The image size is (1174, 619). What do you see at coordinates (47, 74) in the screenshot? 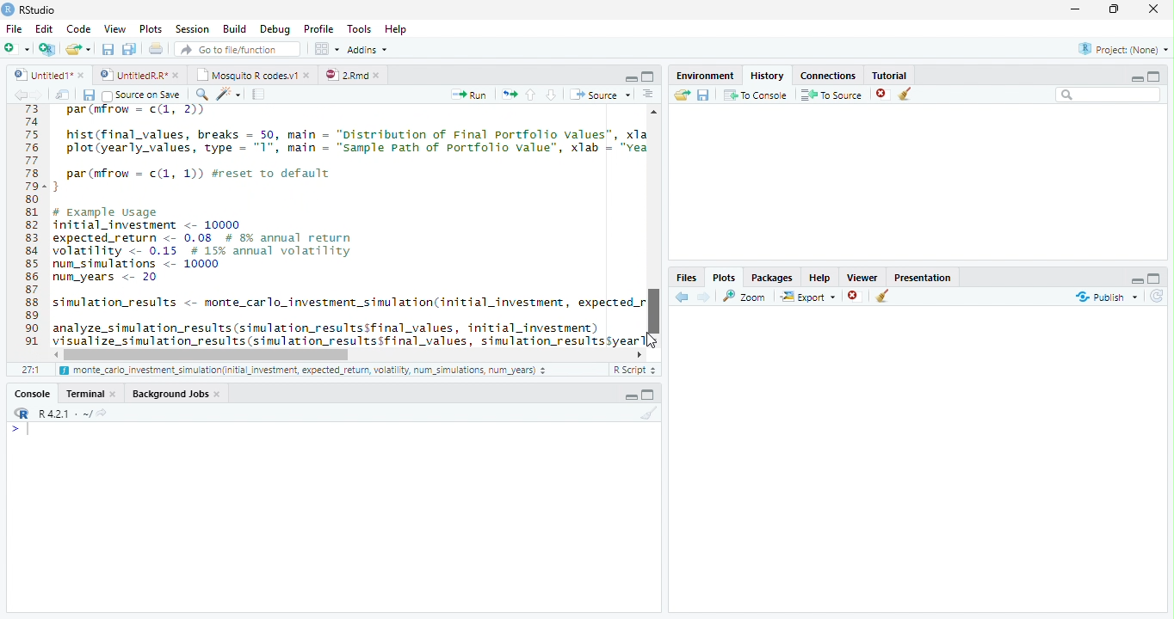
I see `Untited1*` at bounding box center [47, 74].